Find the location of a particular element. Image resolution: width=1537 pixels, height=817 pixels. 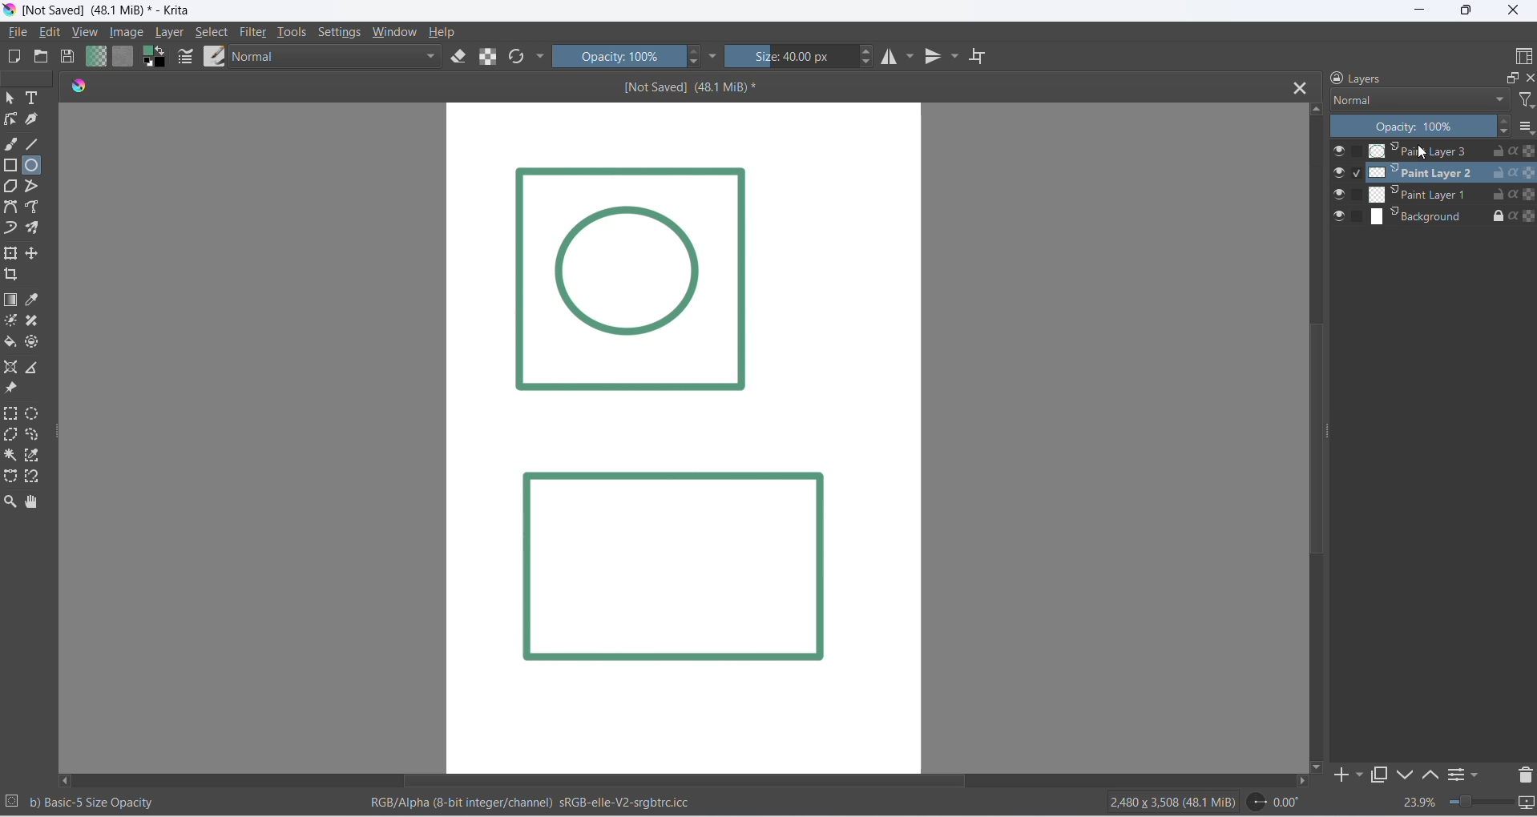

paint layer 2 is located at coordinates (1420, 195).